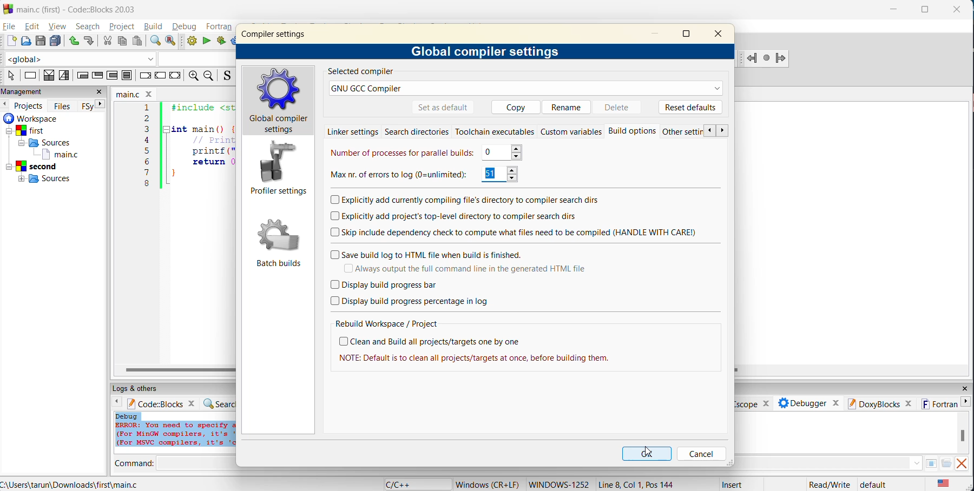  I want to click on custom variables, so click(572, 132).